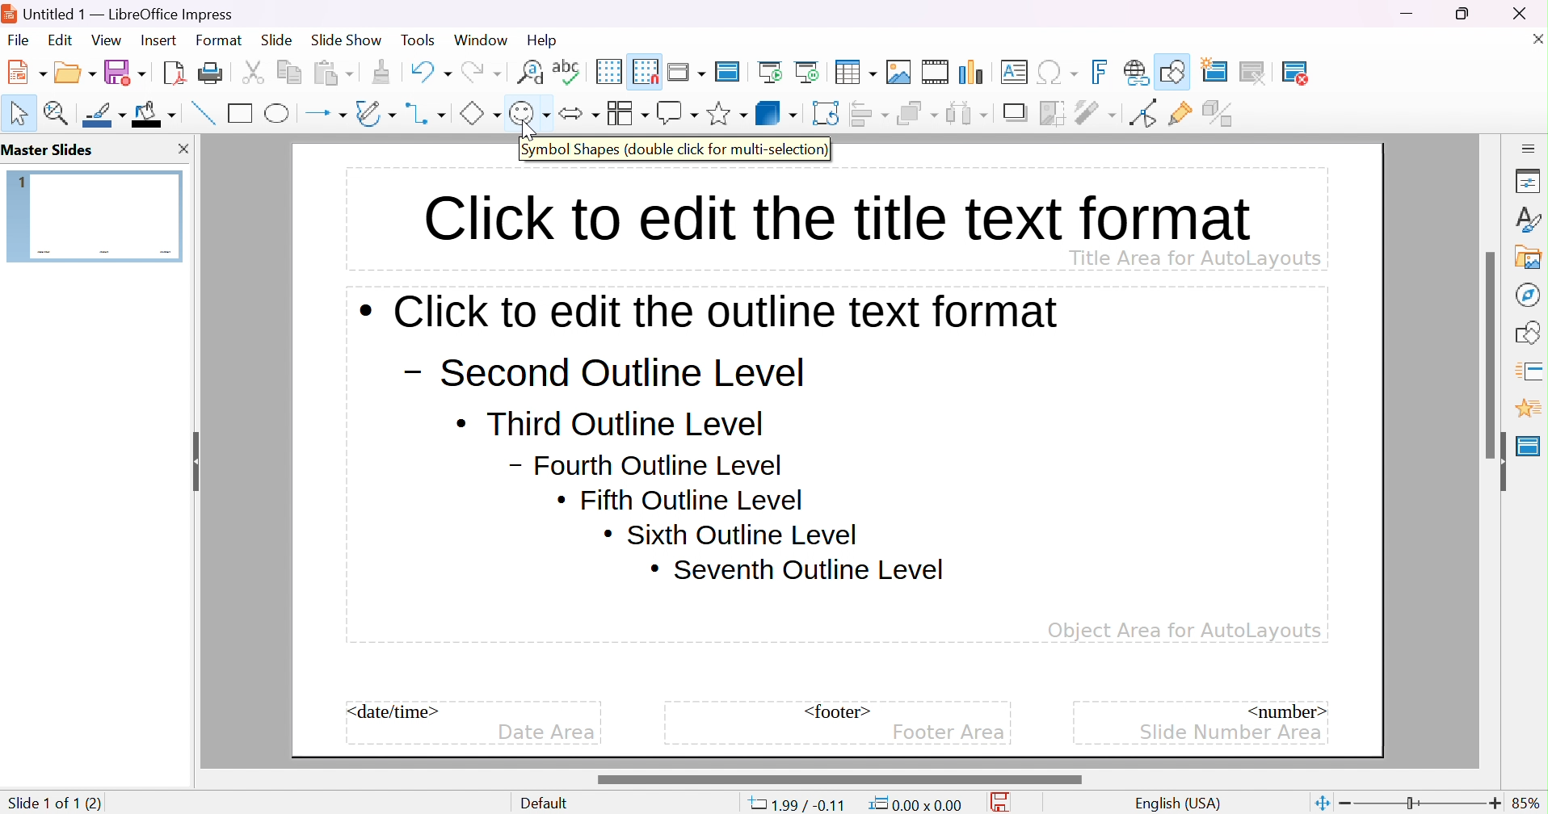  What do you see at coordinates (1005, 803) in the screenshot?
I see `save` at bounding box center [1005, 803].